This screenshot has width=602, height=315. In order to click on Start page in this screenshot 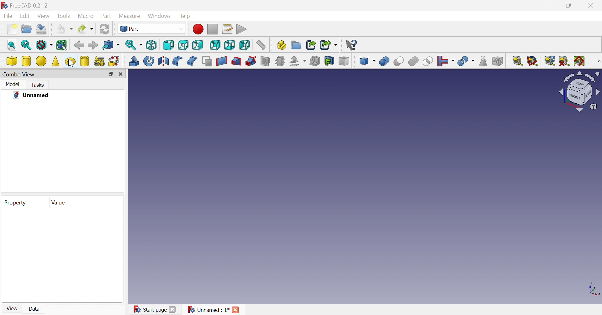, I will do `click(150, 309)`.